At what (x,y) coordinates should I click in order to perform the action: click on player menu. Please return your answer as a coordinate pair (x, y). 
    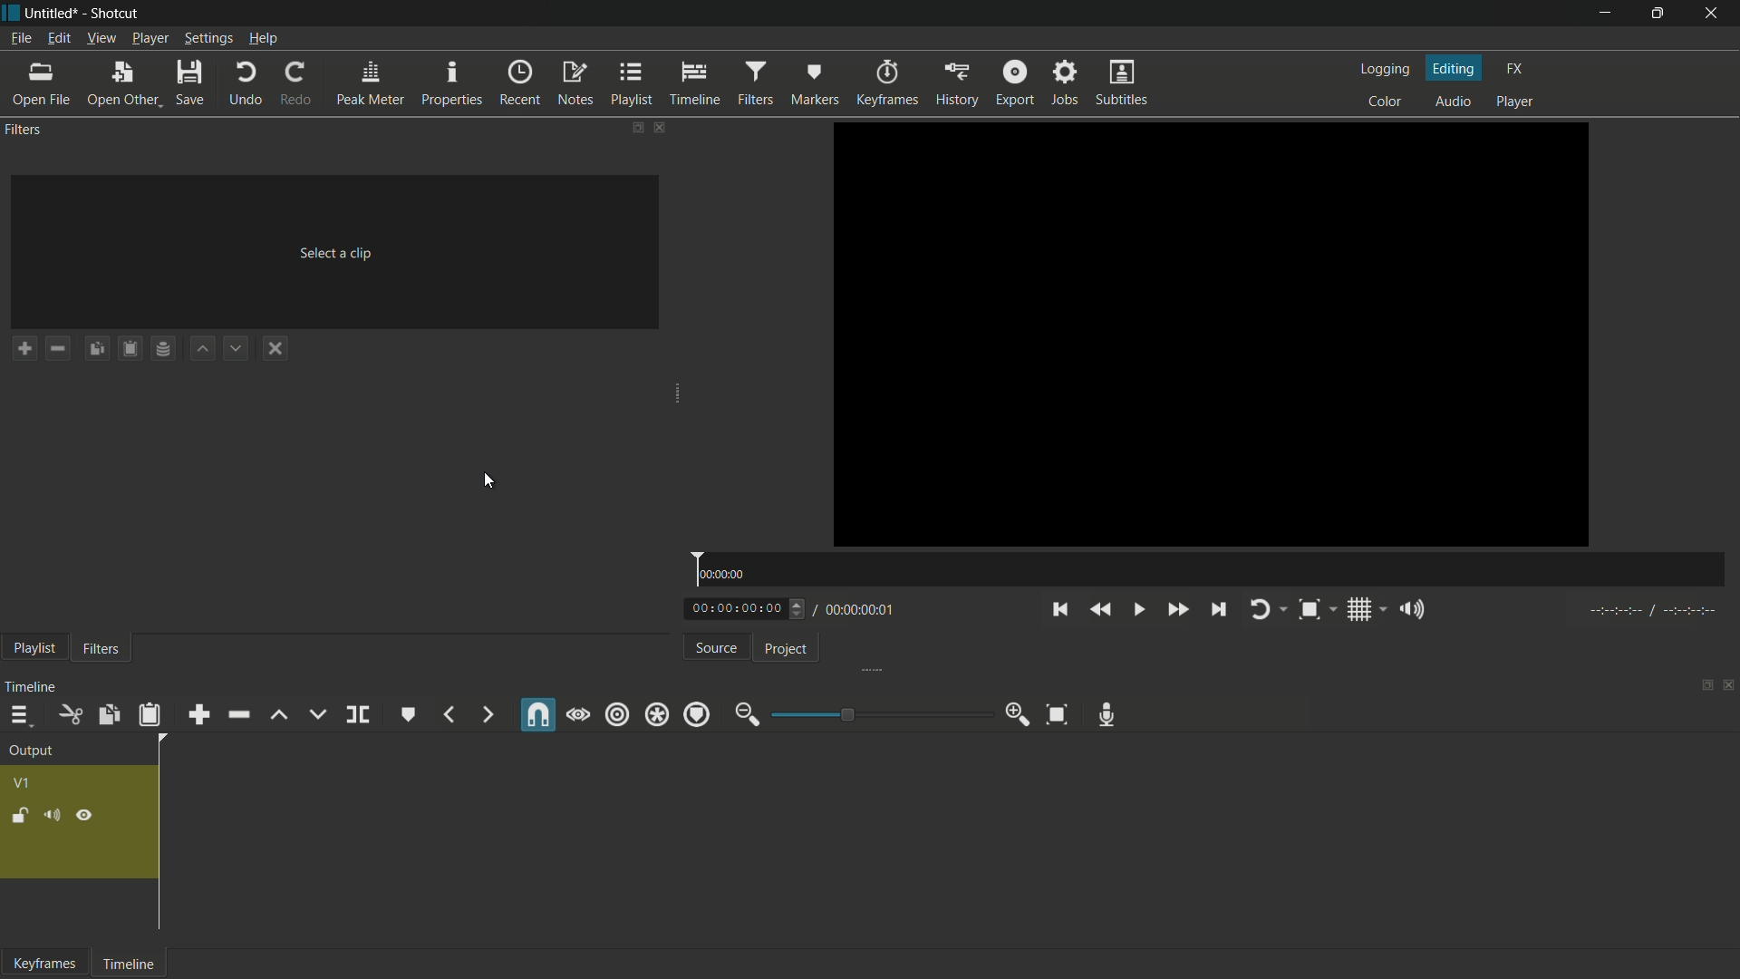
    Looking at the image, I should click on (150, 38).